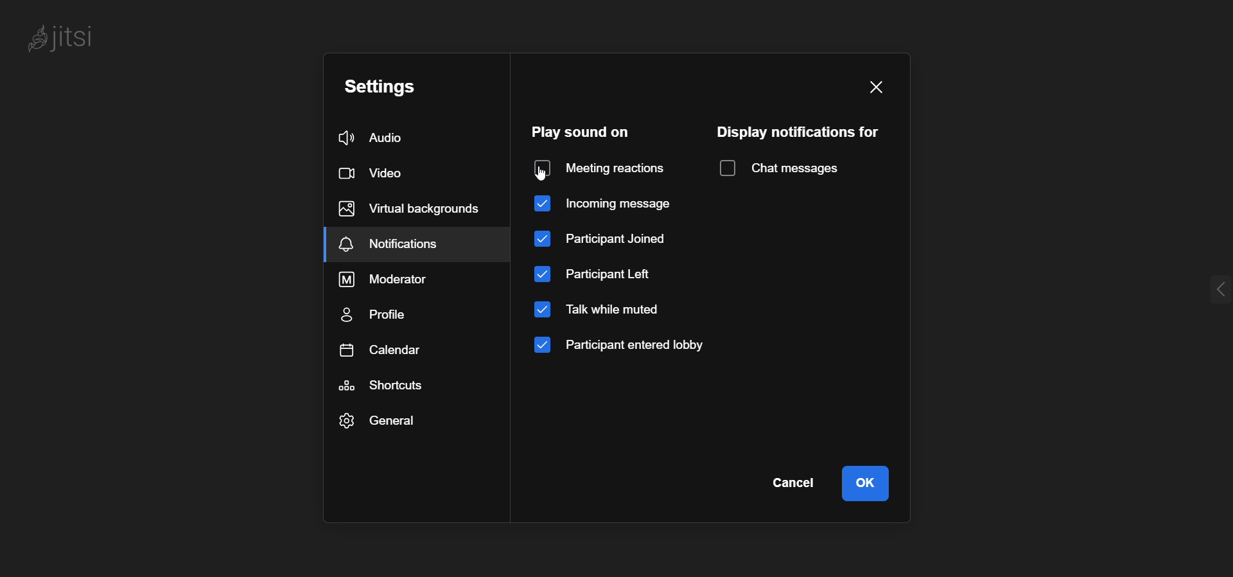  I want to click on disabled meeting reaction sound, so click(604, 167).